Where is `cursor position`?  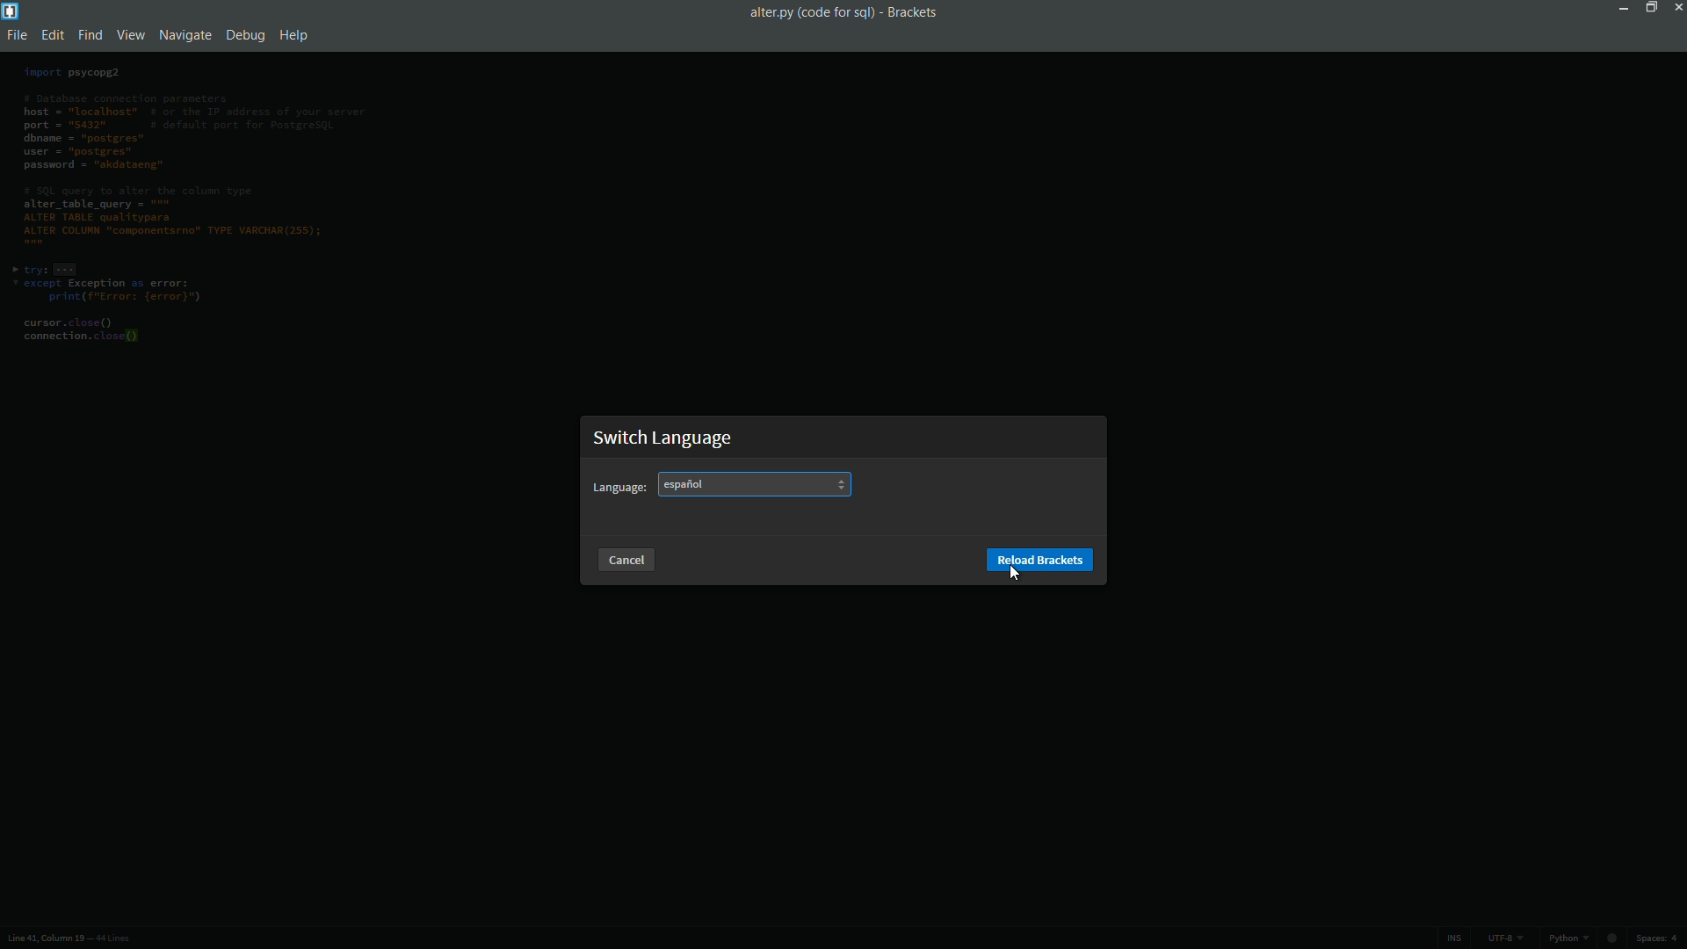 cursor position is located at coordinates (42, 938).